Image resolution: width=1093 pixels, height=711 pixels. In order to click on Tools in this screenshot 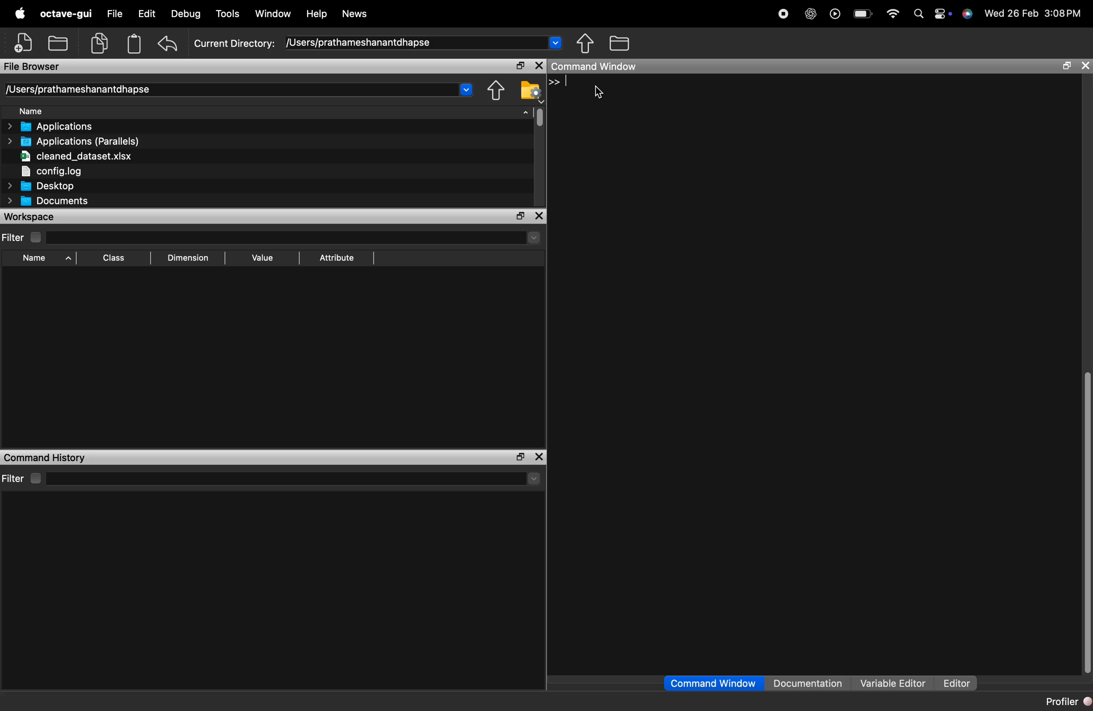, I will do `click(229, 15)`.